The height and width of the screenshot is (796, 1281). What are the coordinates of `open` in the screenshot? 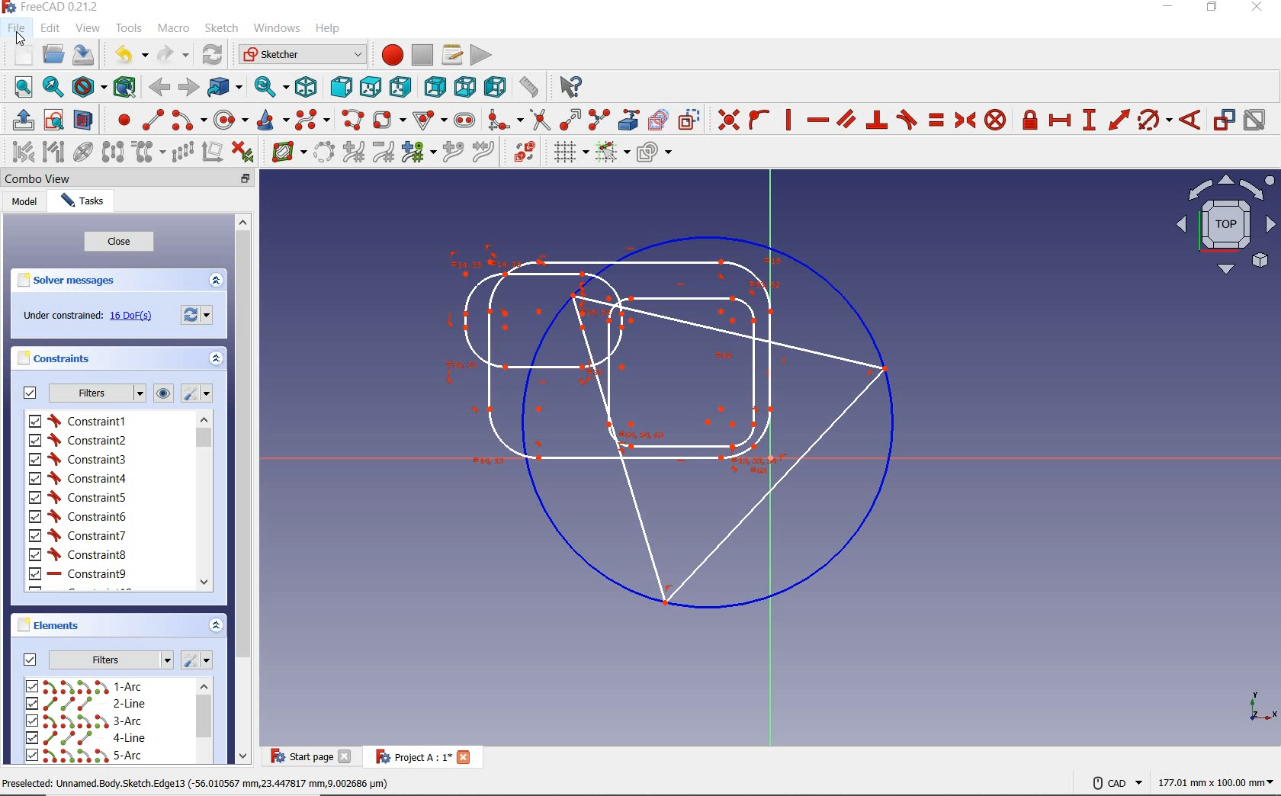 It's located at (51, 55).